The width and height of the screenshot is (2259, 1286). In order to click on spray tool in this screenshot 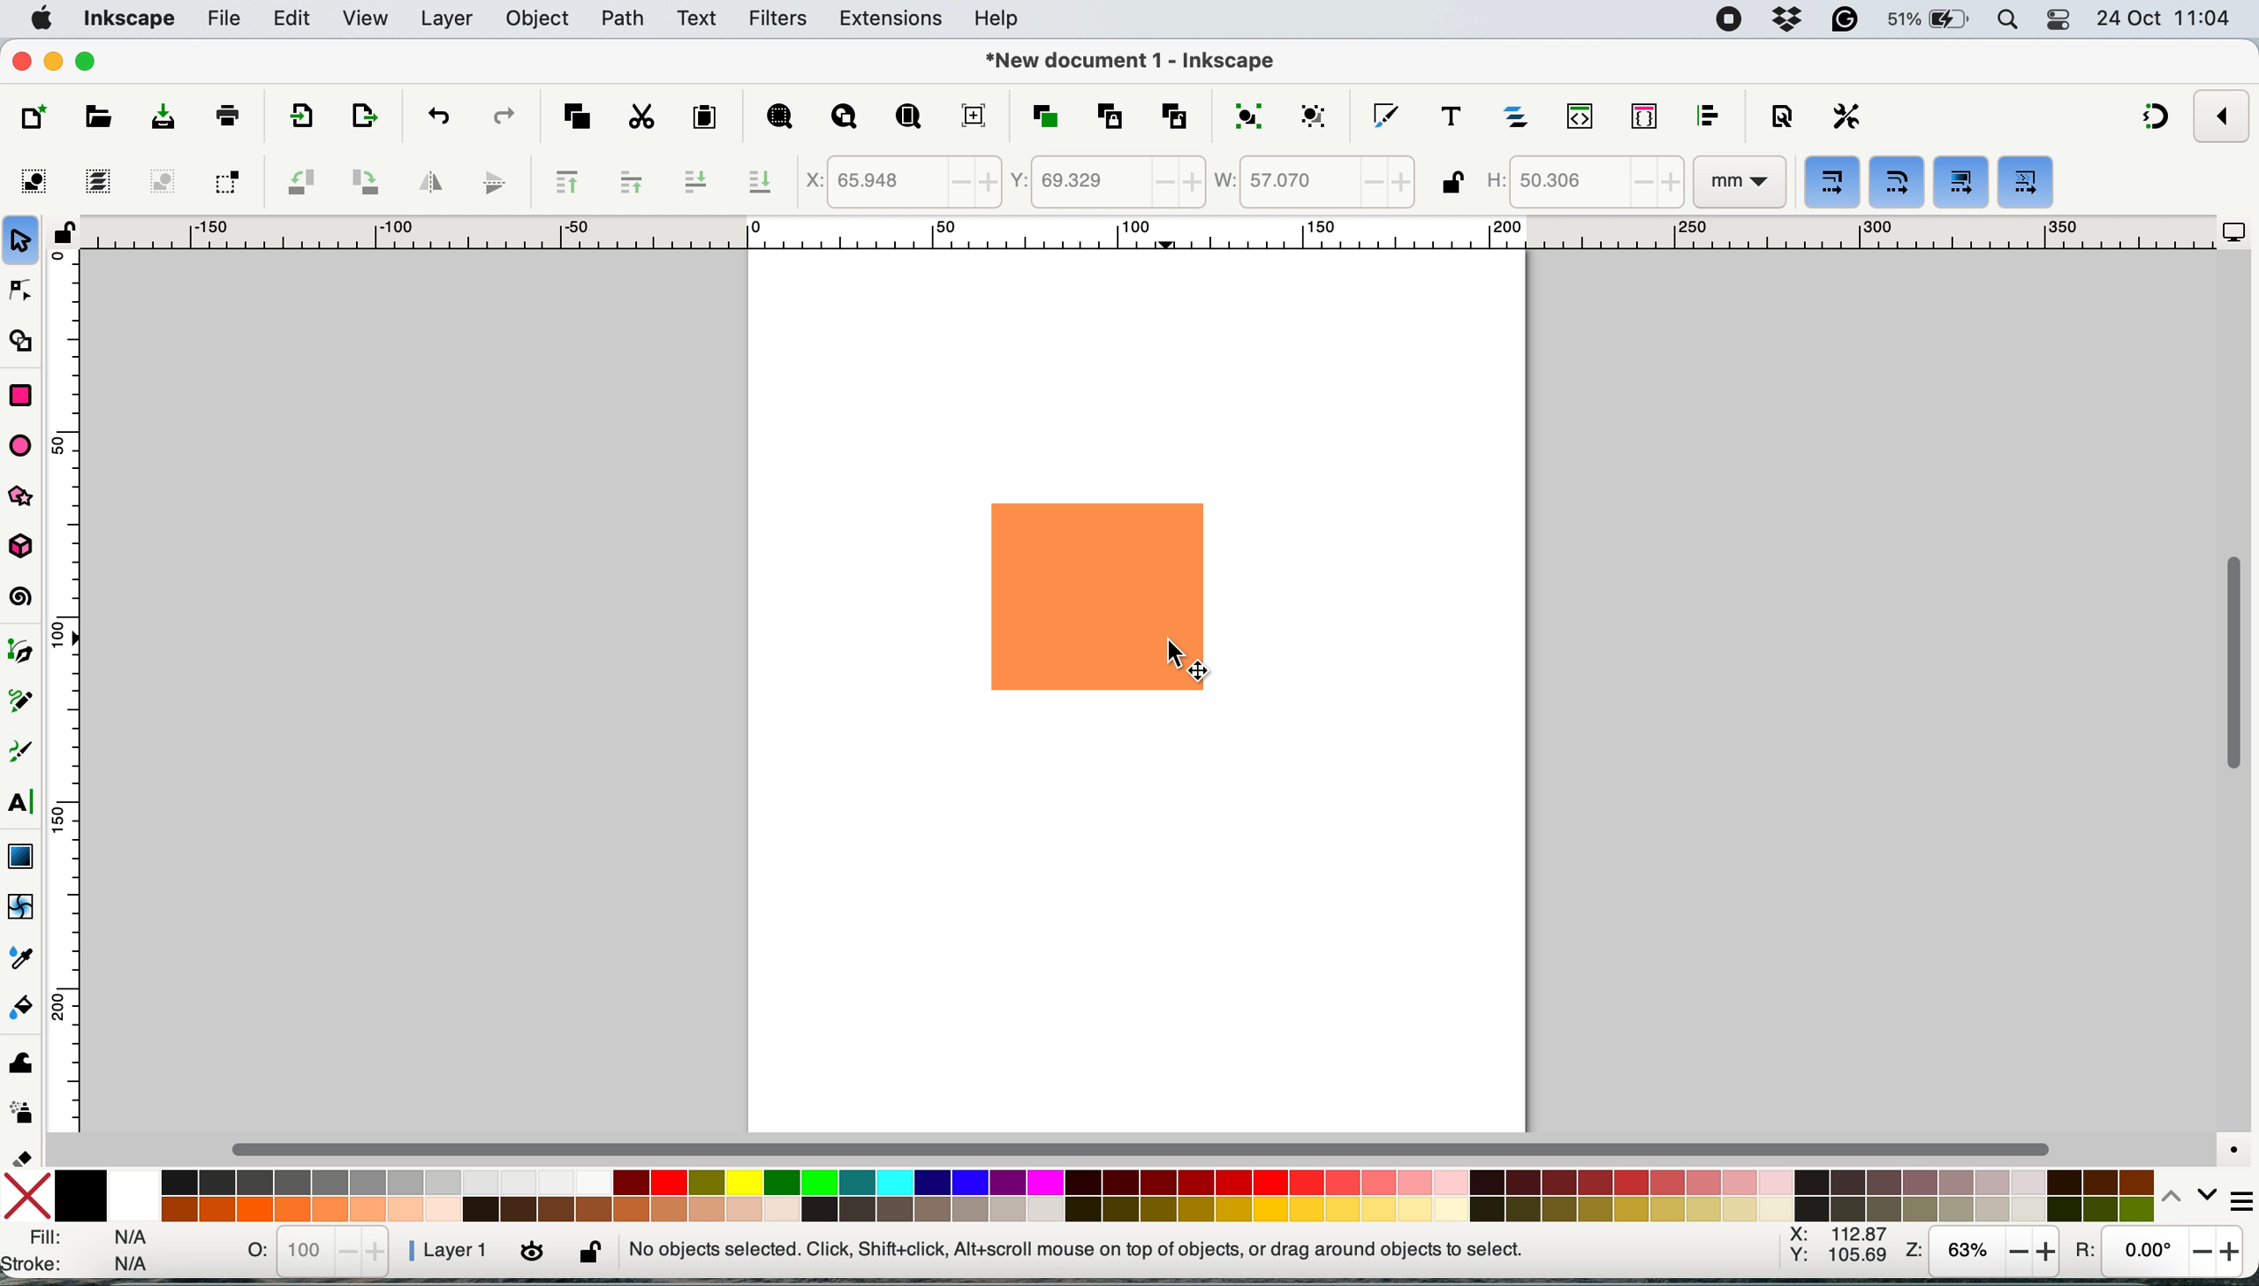, I will do `click(23, 1113)`.